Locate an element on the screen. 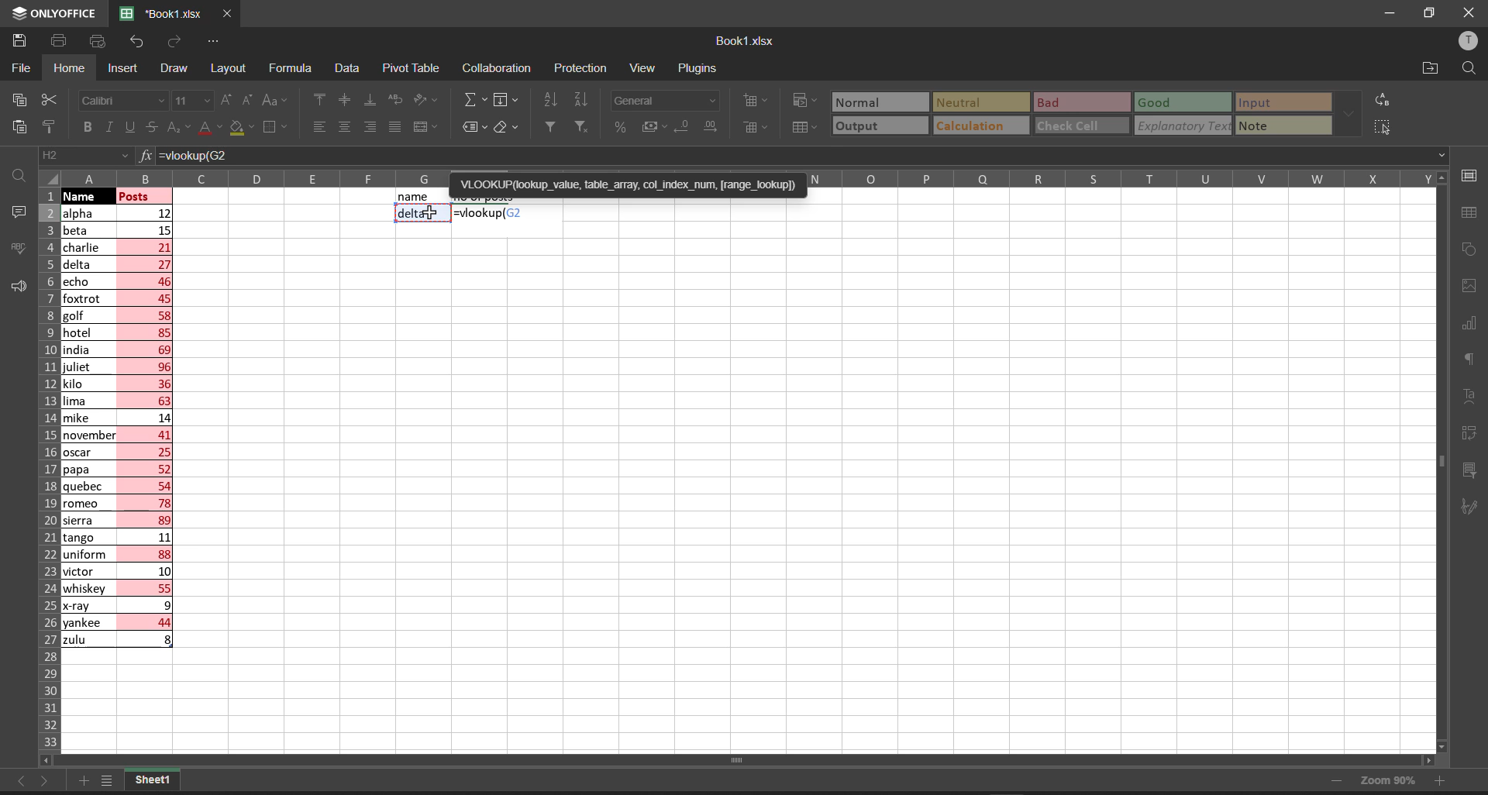 Image resolution: width=1488 pixels, height=795 pixels. name is located at coordinates (415, 197).